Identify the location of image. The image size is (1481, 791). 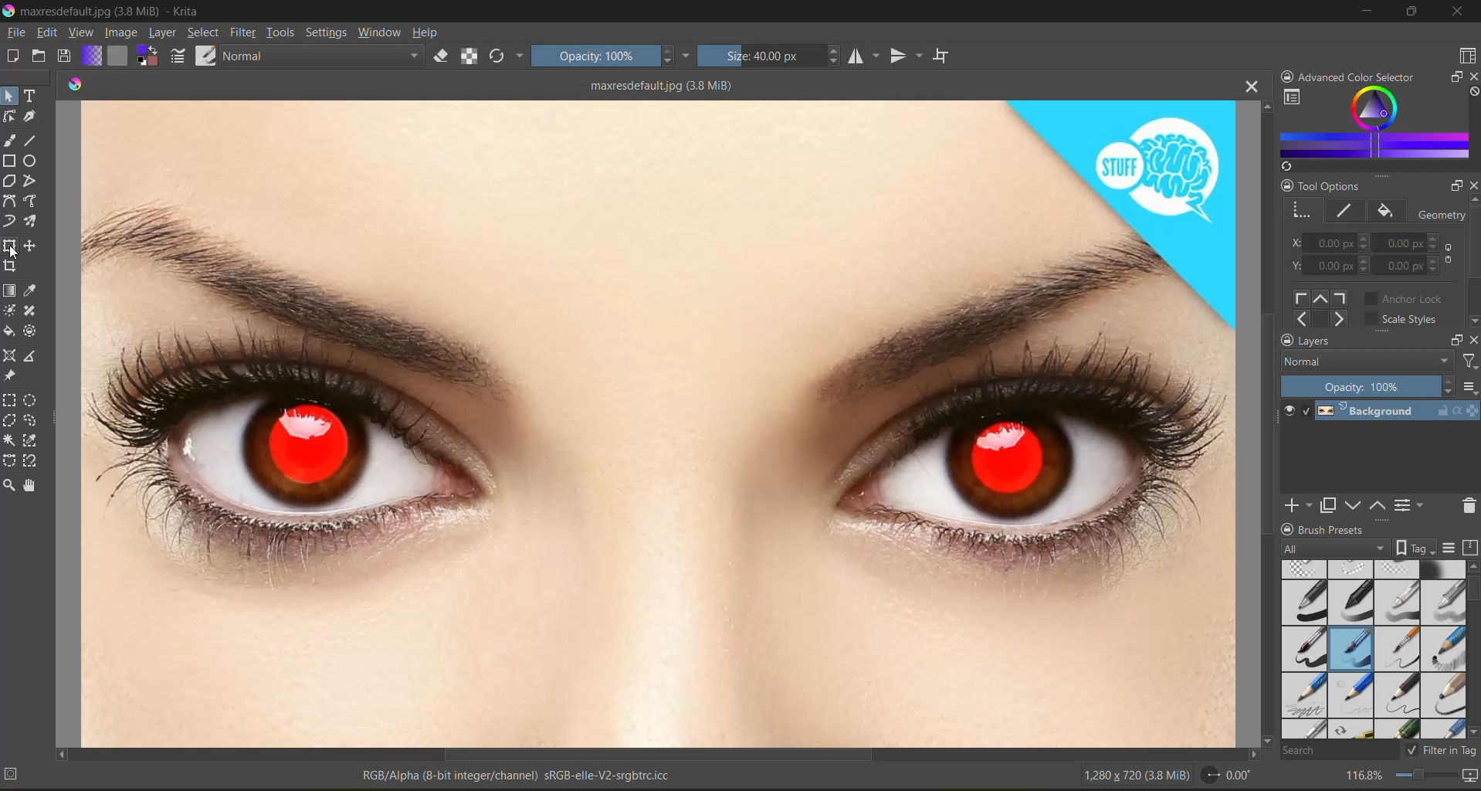
(121, 34).